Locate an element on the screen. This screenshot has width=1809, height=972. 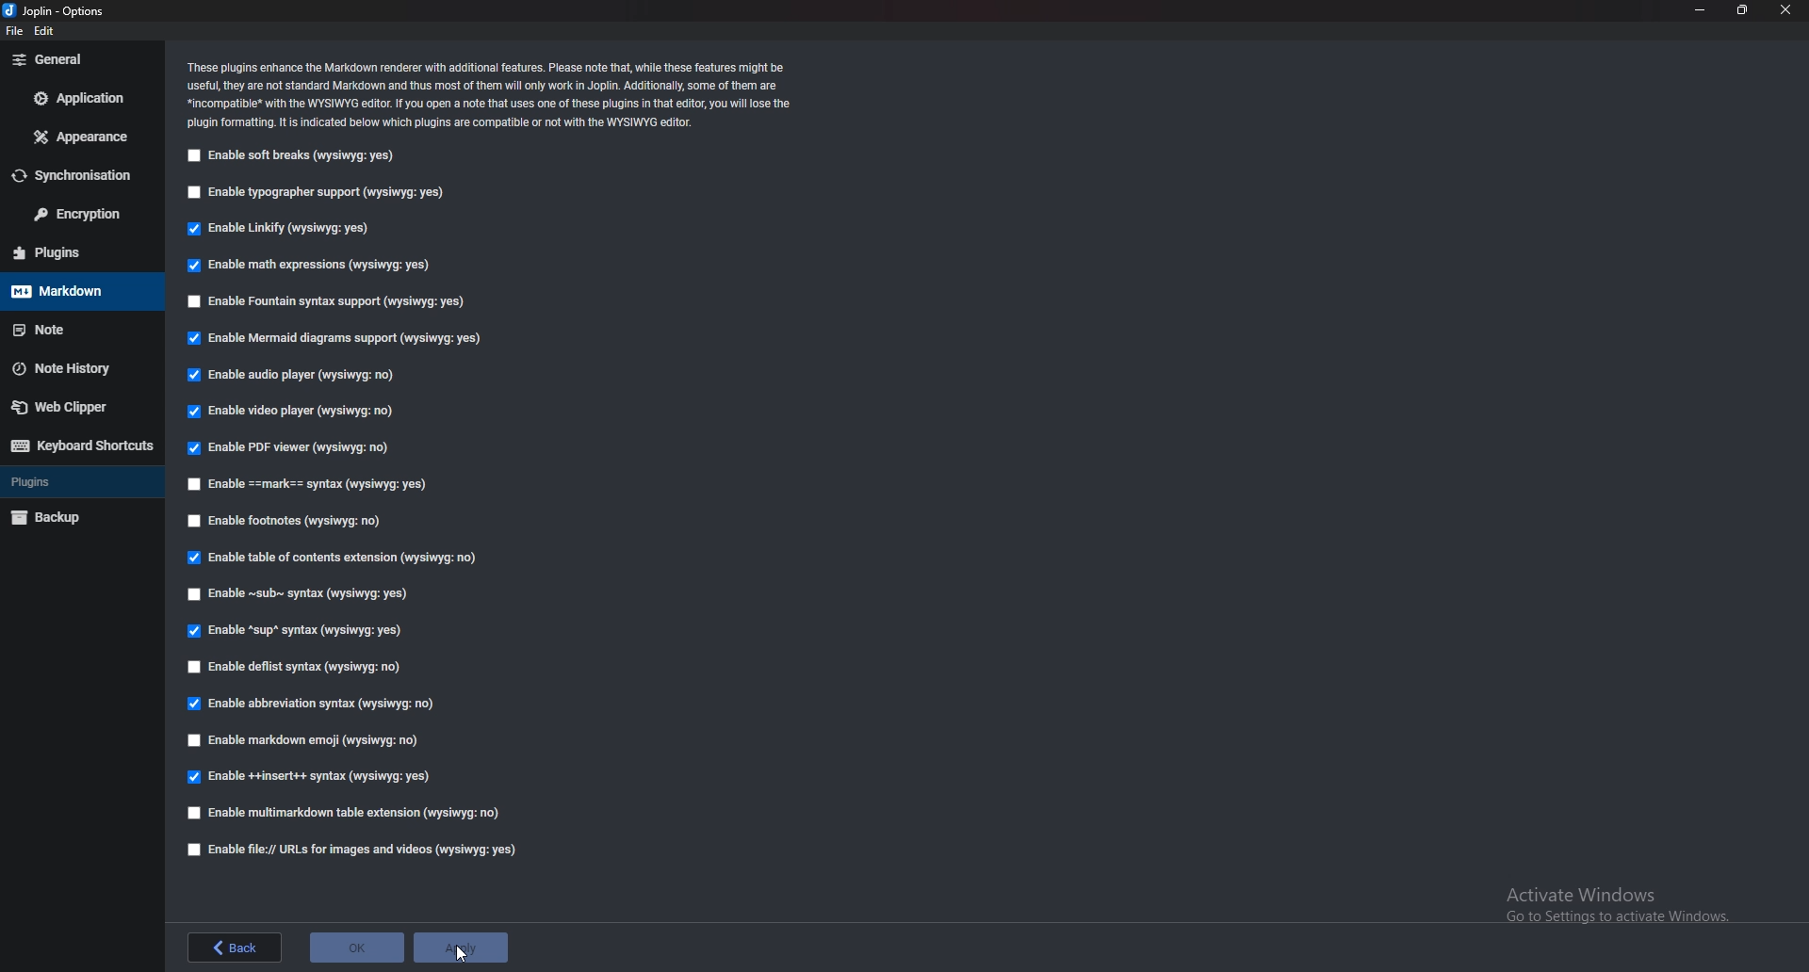
Encryption is located at coordinates (78, 214).